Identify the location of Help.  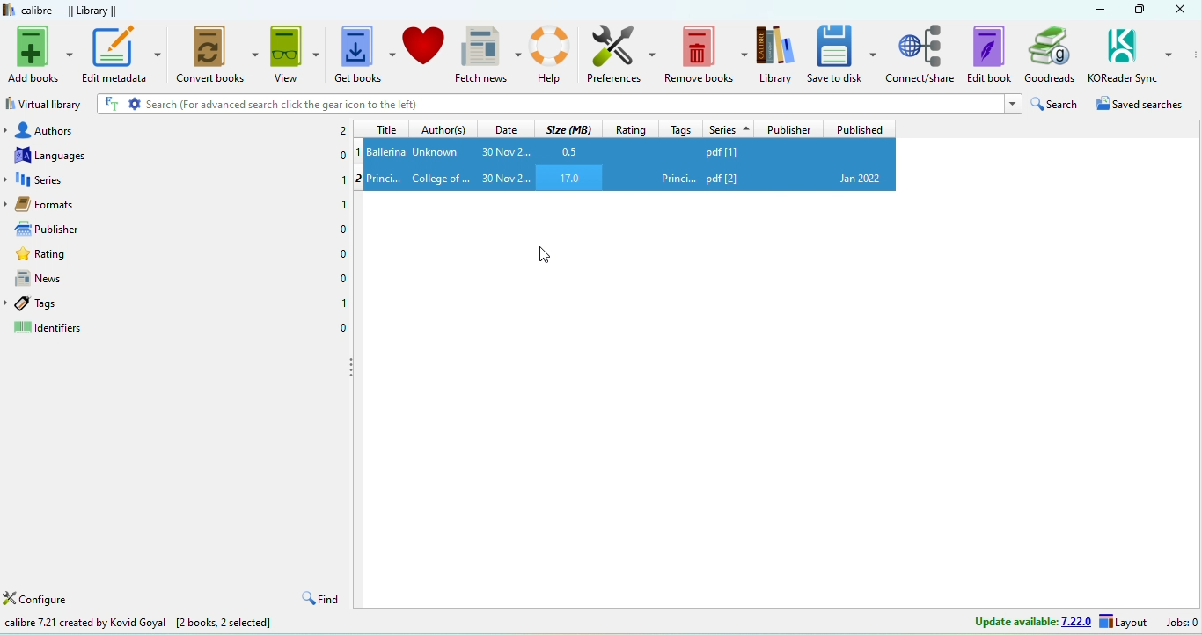
(553, 54).